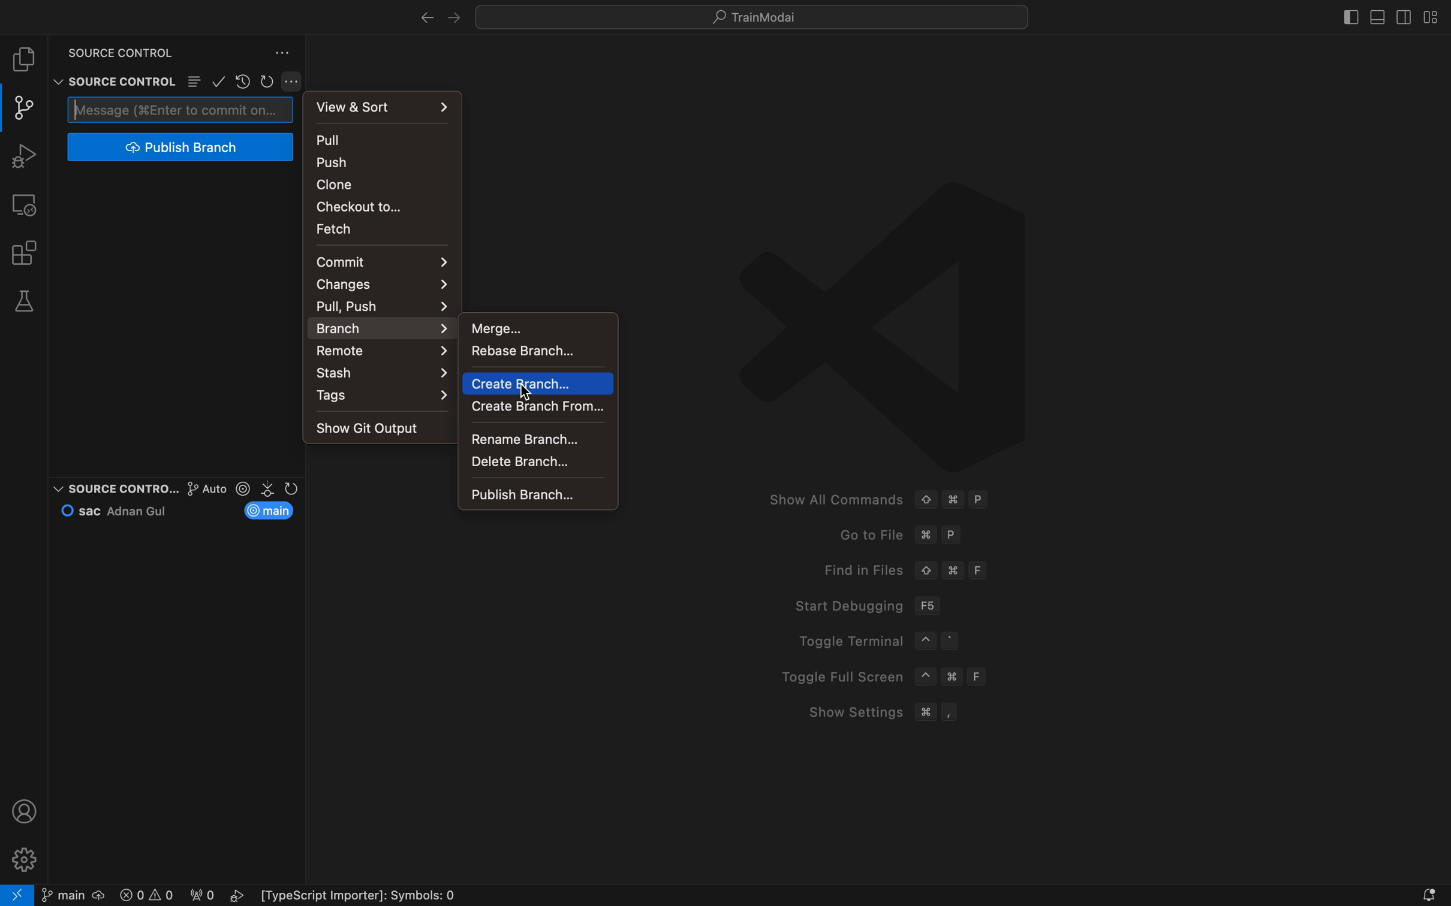 Image resolution: width=1451 pixels, height=906 pixels. I want to click on source, so click(104, 485).